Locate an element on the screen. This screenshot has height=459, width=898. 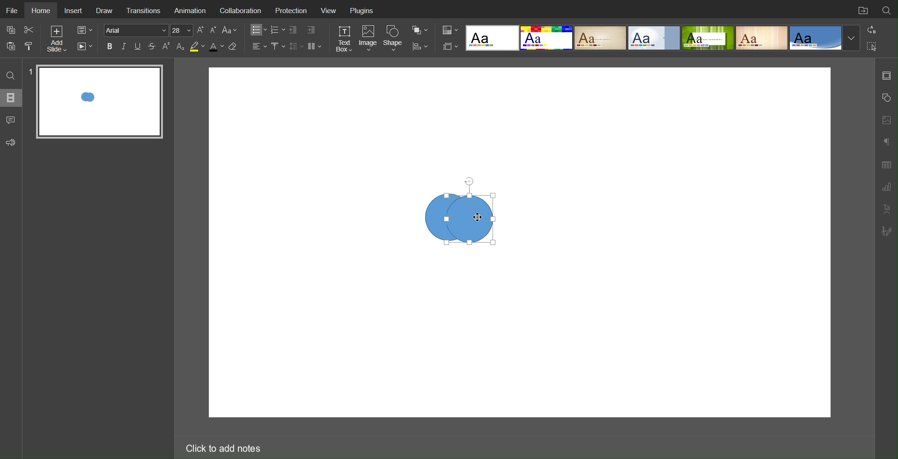
Strikethrough is located at coordinates (152, 46).